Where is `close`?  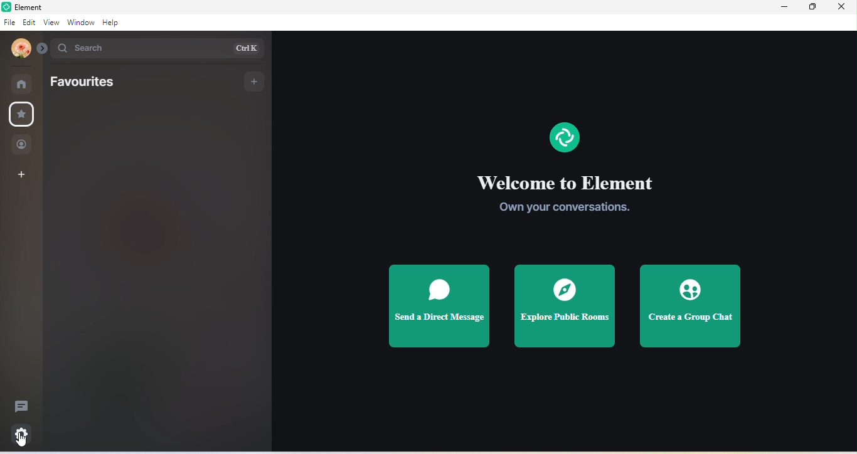 close is located at coordinates (844, 10).